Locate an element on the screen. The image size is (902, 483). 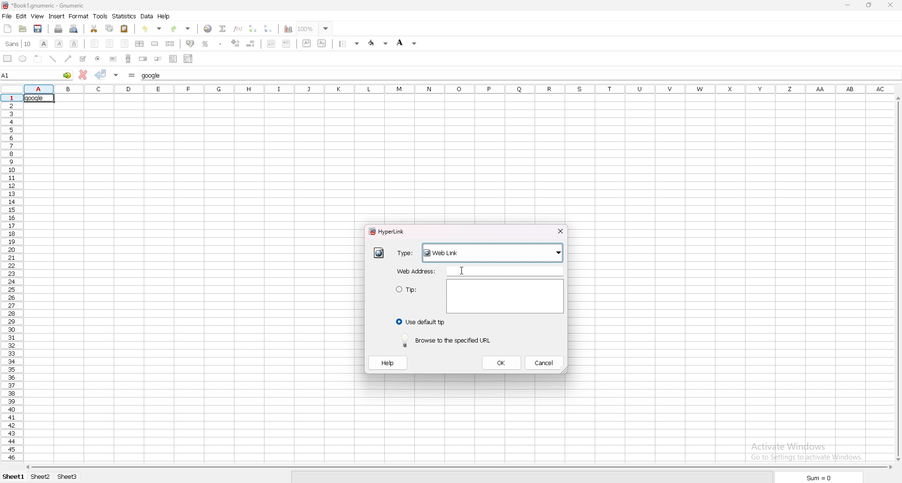
tip is located at coordinates (420, 296).